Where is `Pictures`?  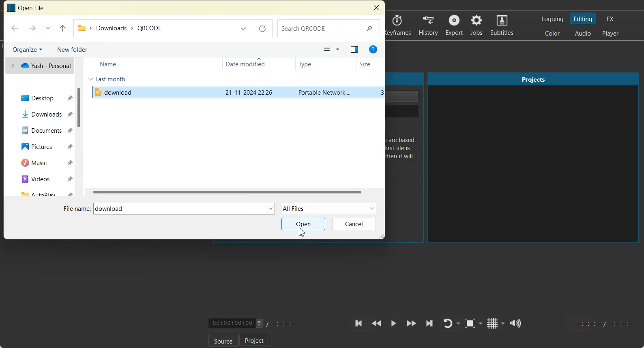
Pictures is located at coordinates (43, 146).